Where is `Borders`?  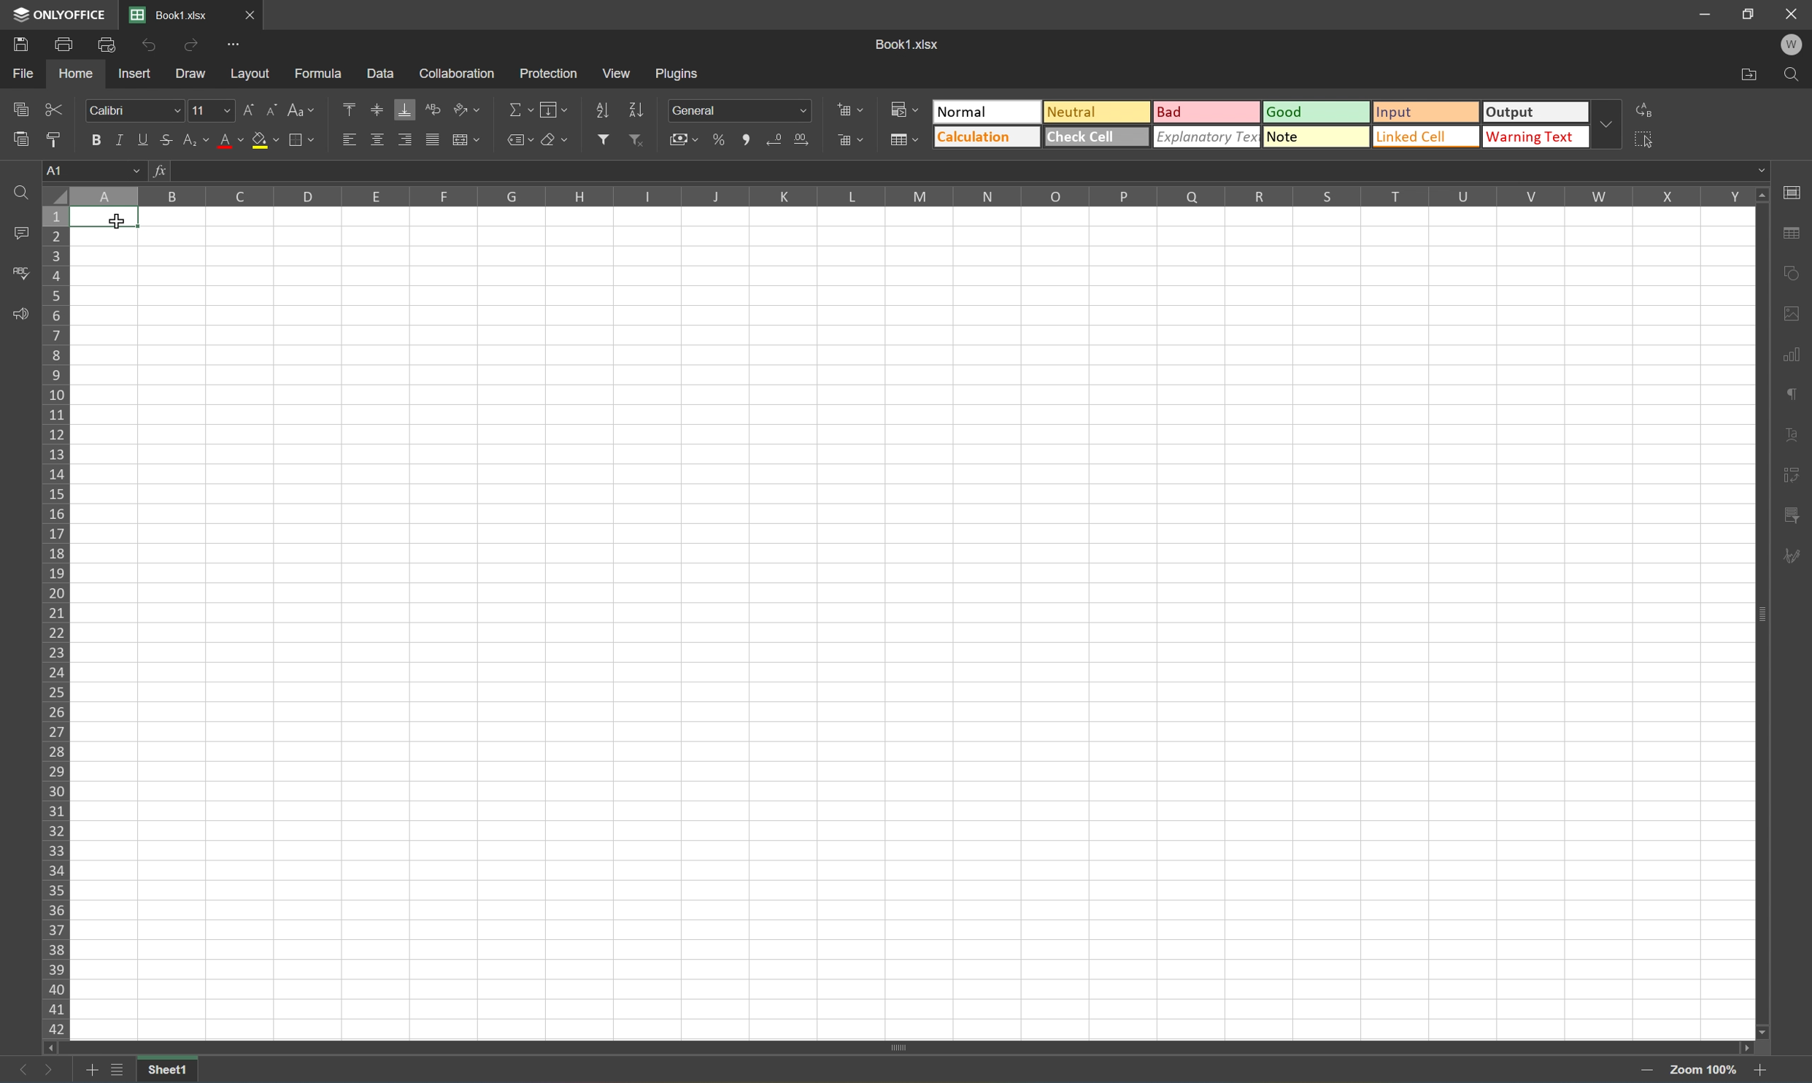
Borders is located at coordinates (307, 139).